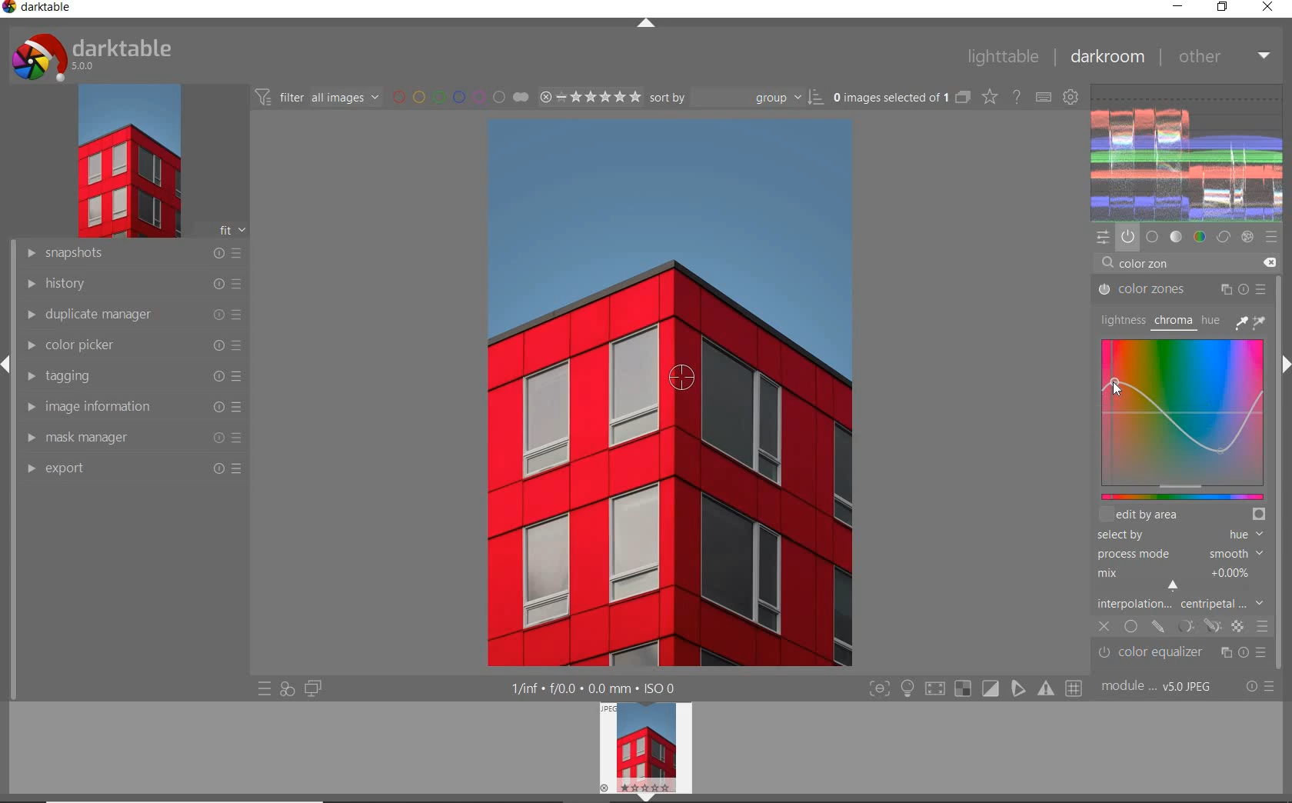 Image resolution: width=1292 pixels, height=803 pixels. What do you see at coordinates (1224, 238) in the screenshot?
I see `correct` at bounding box center [1224, 238].